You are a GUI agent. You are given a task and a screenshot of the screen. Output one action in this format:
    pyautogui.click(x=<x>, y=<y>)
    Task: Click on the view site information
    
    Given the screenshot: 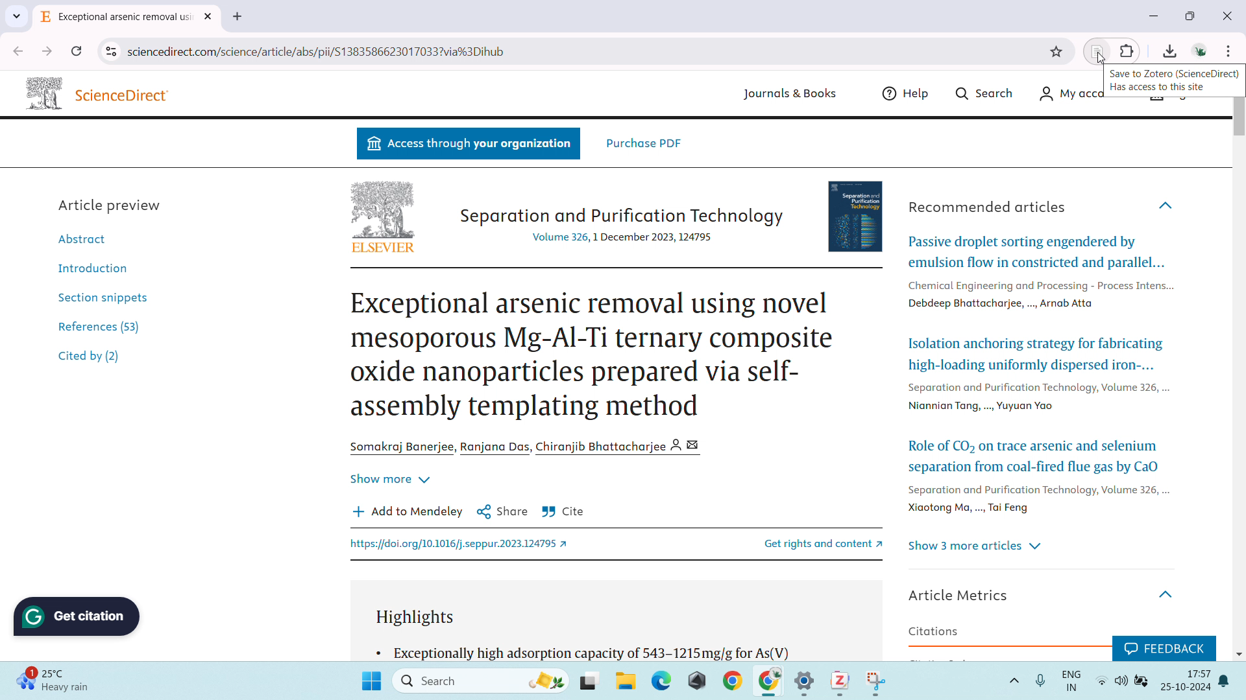 What is the action you would take?
    pyautogui.click(x=110, y=52)
    